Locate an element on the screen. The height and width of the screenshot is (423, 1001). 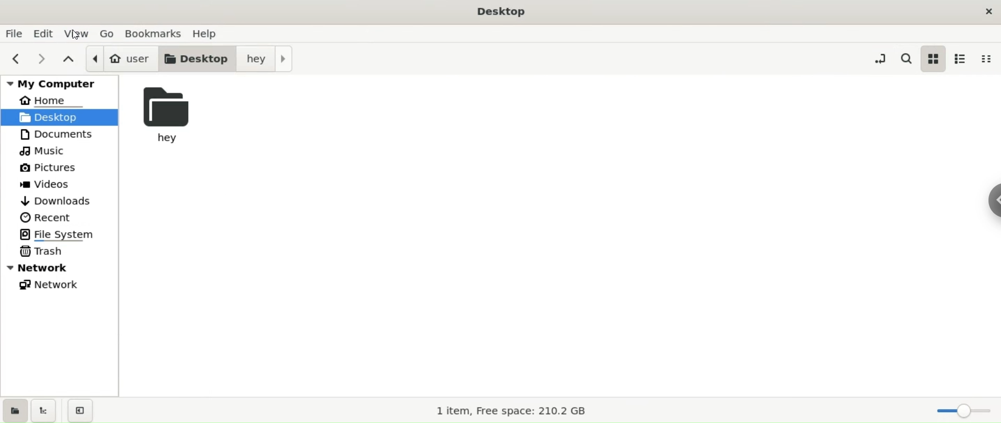
trash is located at coordinates (67, 252).